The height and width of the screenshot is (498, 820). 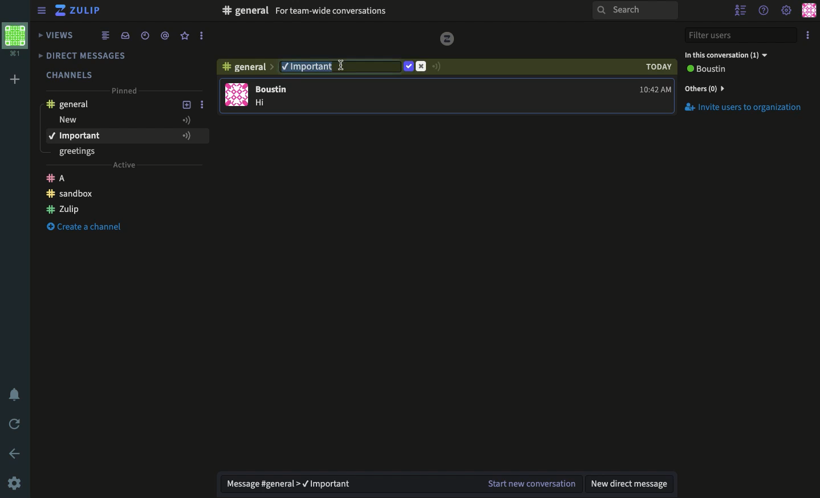 What do you see at coordinates (246, 69) in the screenshot?
I see `Channel` at bounding box center [246, 69].